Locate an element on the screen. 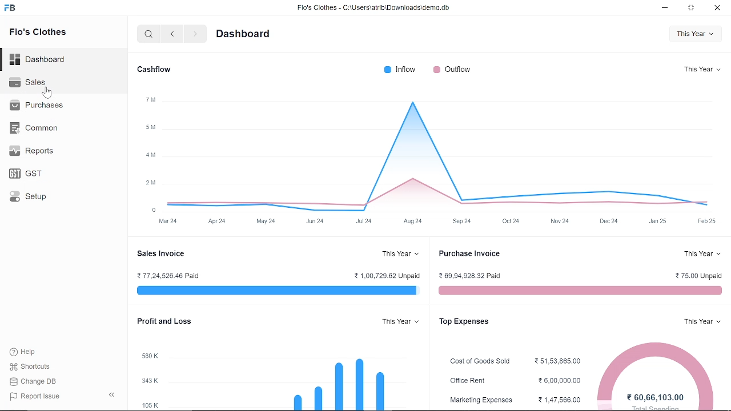  pie chart is located at coordinates (657, 375).